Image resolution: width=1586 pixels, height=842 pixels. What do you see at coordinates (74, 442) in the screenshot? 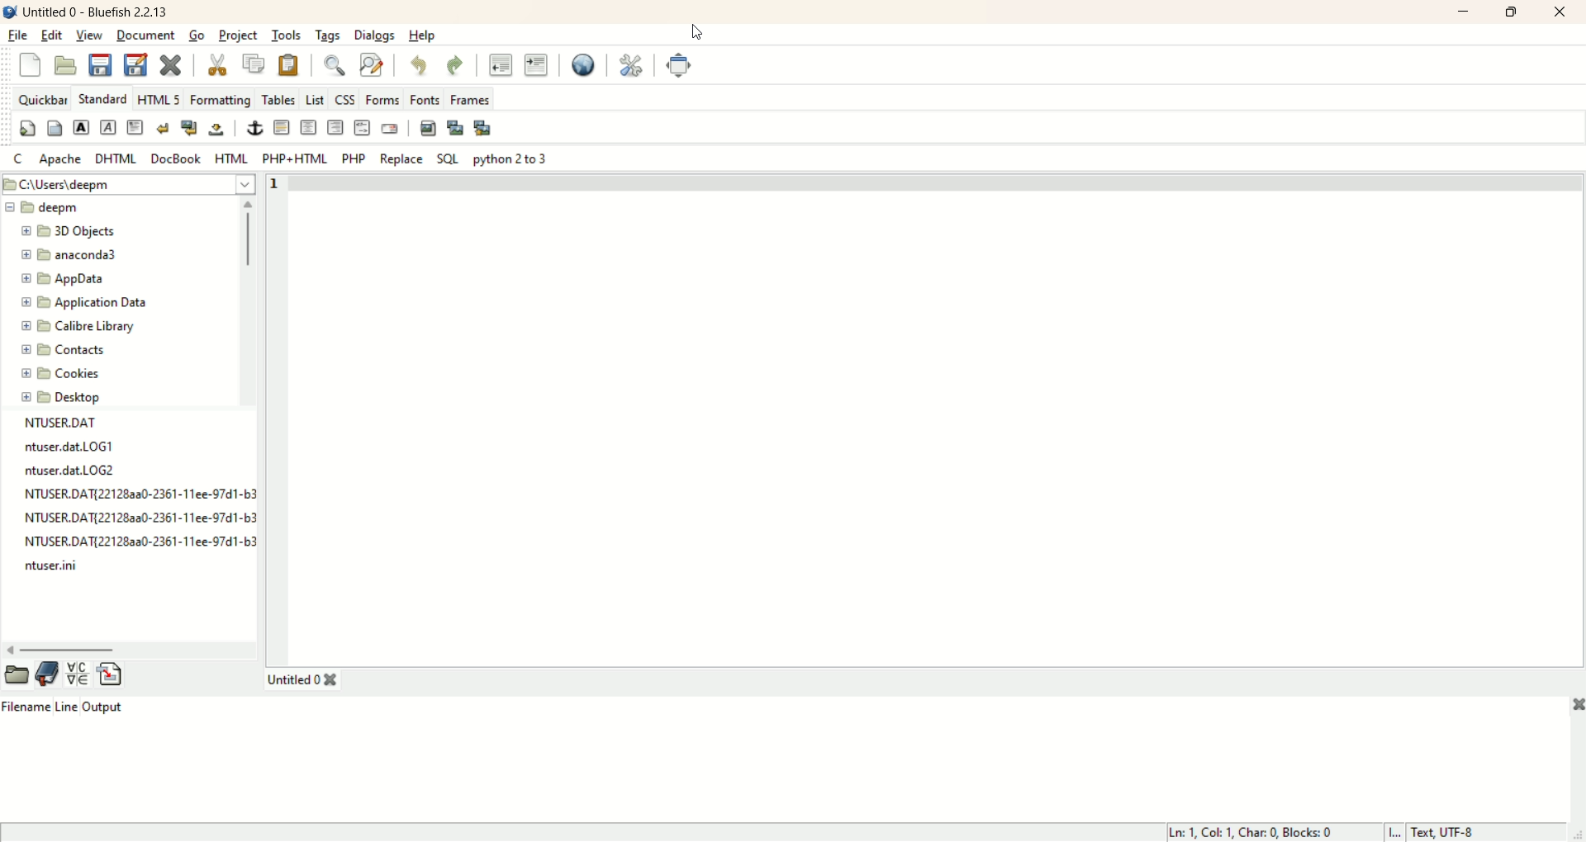
I see `ntuser.dat.LOG1` at bounding box center [74, 442].